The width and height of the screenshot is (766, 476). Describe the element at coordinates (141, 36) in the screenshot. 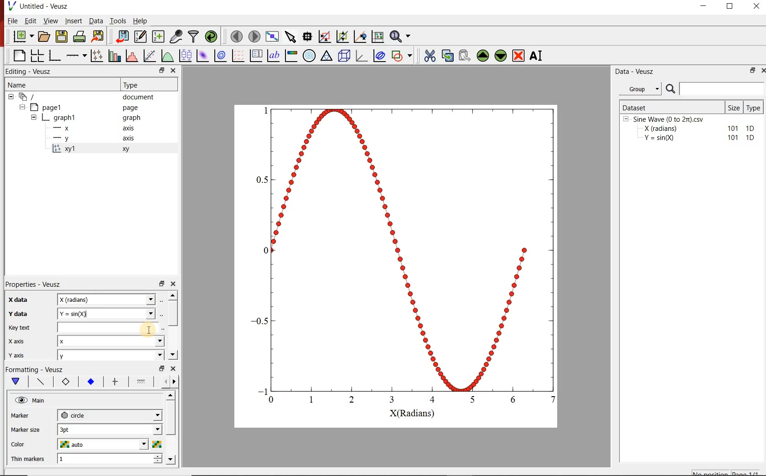

I see `edit and enter new datasets` at that location.